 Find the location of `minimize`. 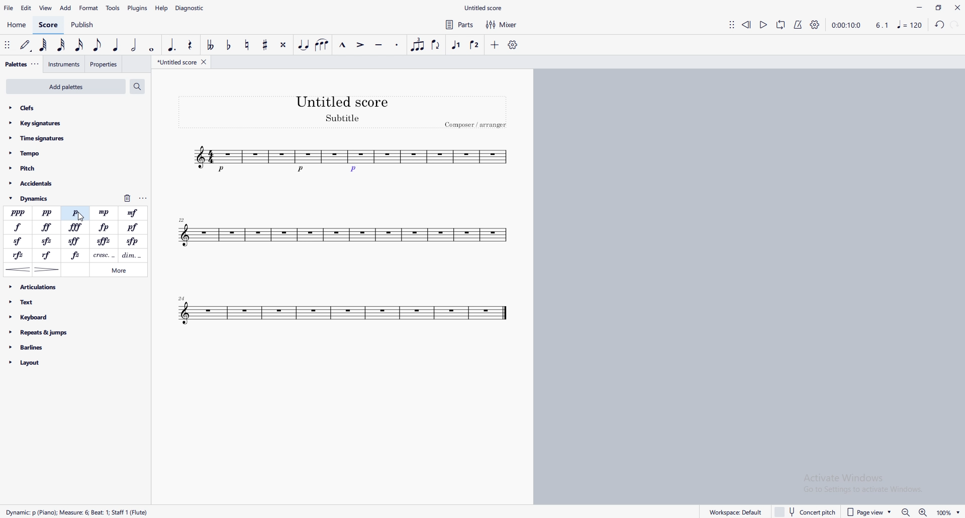

minimize is located at coordinates (920, 7).